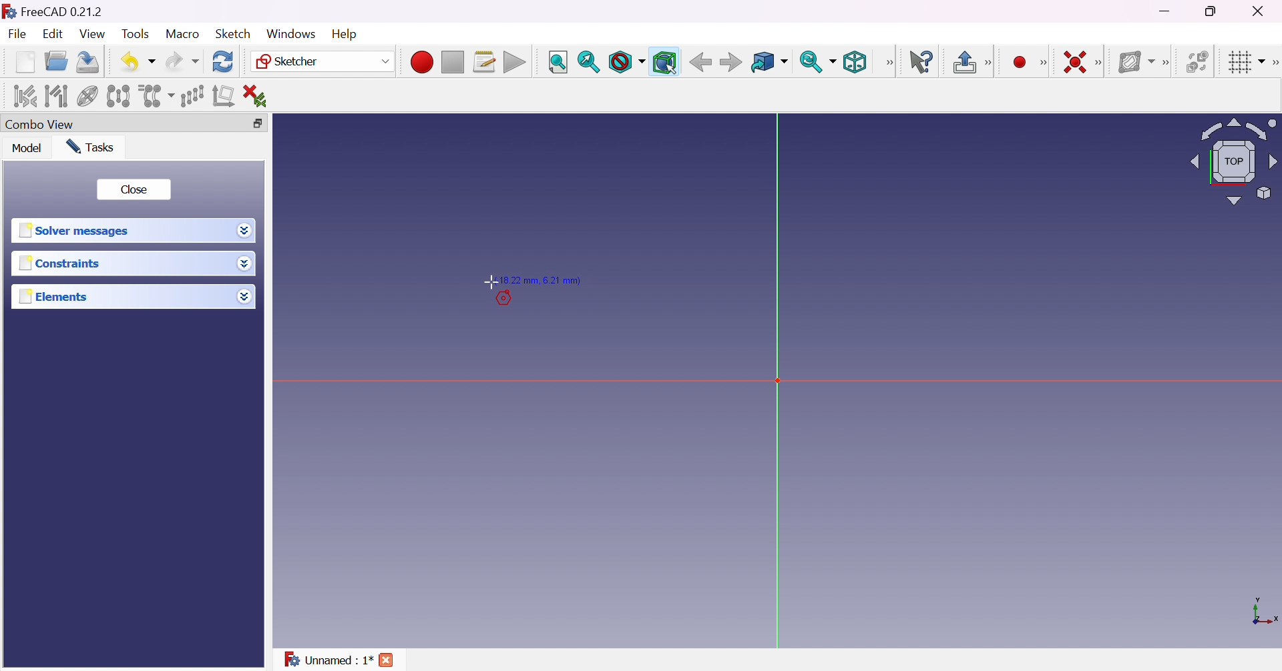 Image resolution: width=1282 pixels, height=671 pixels. I want to click on Toggle grid, so click(1247, 63).